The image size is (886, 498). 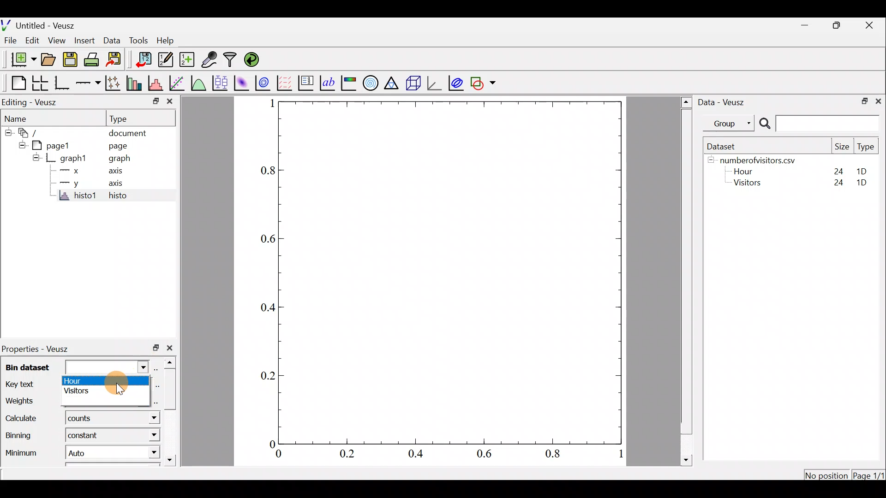 I want to click on 1D, so click(x=858, y=169).